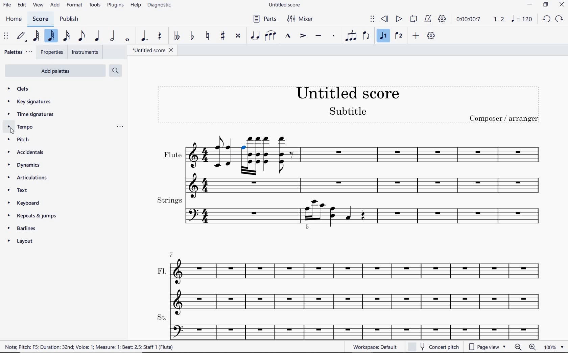 The height and width of the screenshot is (353, 568). Describe the element at coordinates (398, 35) in the screenshot. I see `VOICE 2` at that location.